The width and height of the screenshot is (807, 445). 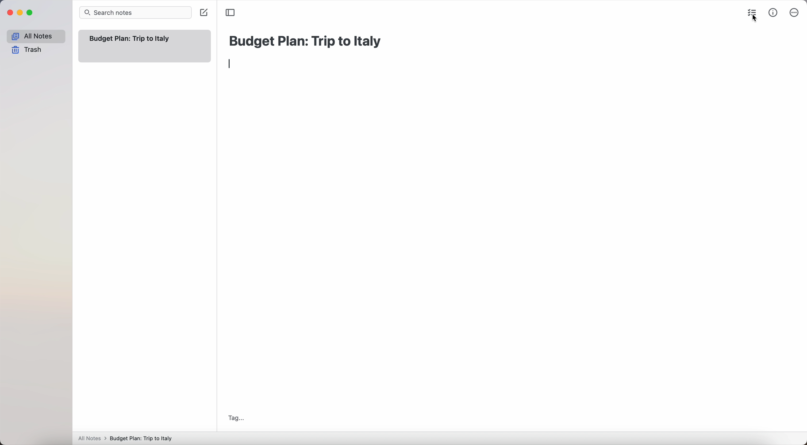 I want to click on minimize, so click(x=22, y=13).